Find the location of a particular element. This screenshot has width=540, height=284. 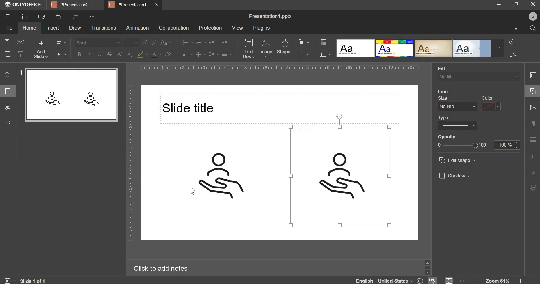

file is located at coordinates (8, 28).